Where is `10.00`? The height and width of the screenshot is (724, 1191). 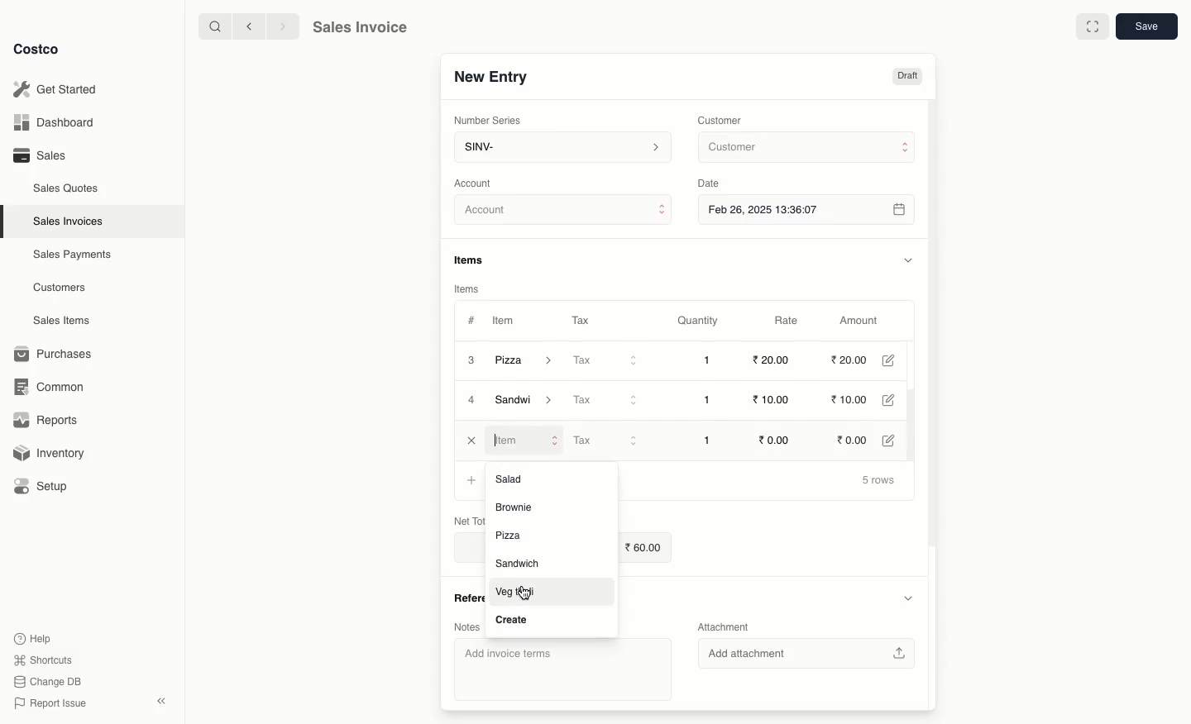
10.00 is located at coordinates (769, 400).